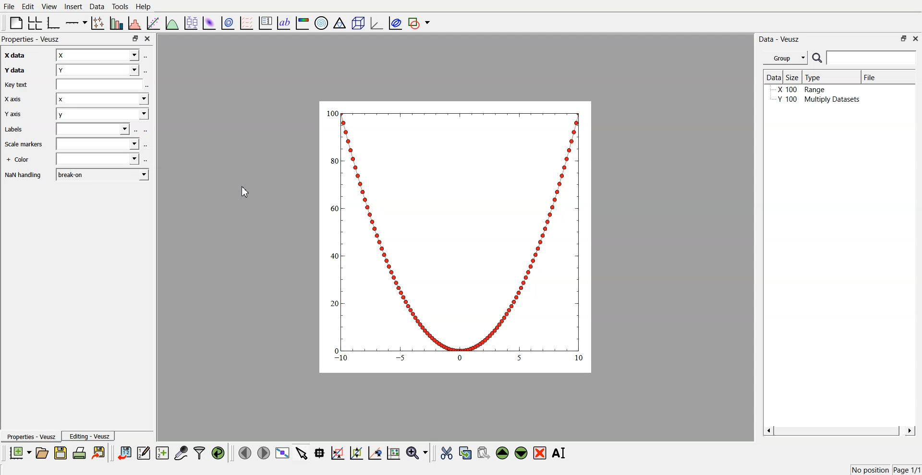 This screenshot has width=922, height=475. Describe the element at coordinates (904, 38) in the screenshot. I see `minimise or maximise` at that location.